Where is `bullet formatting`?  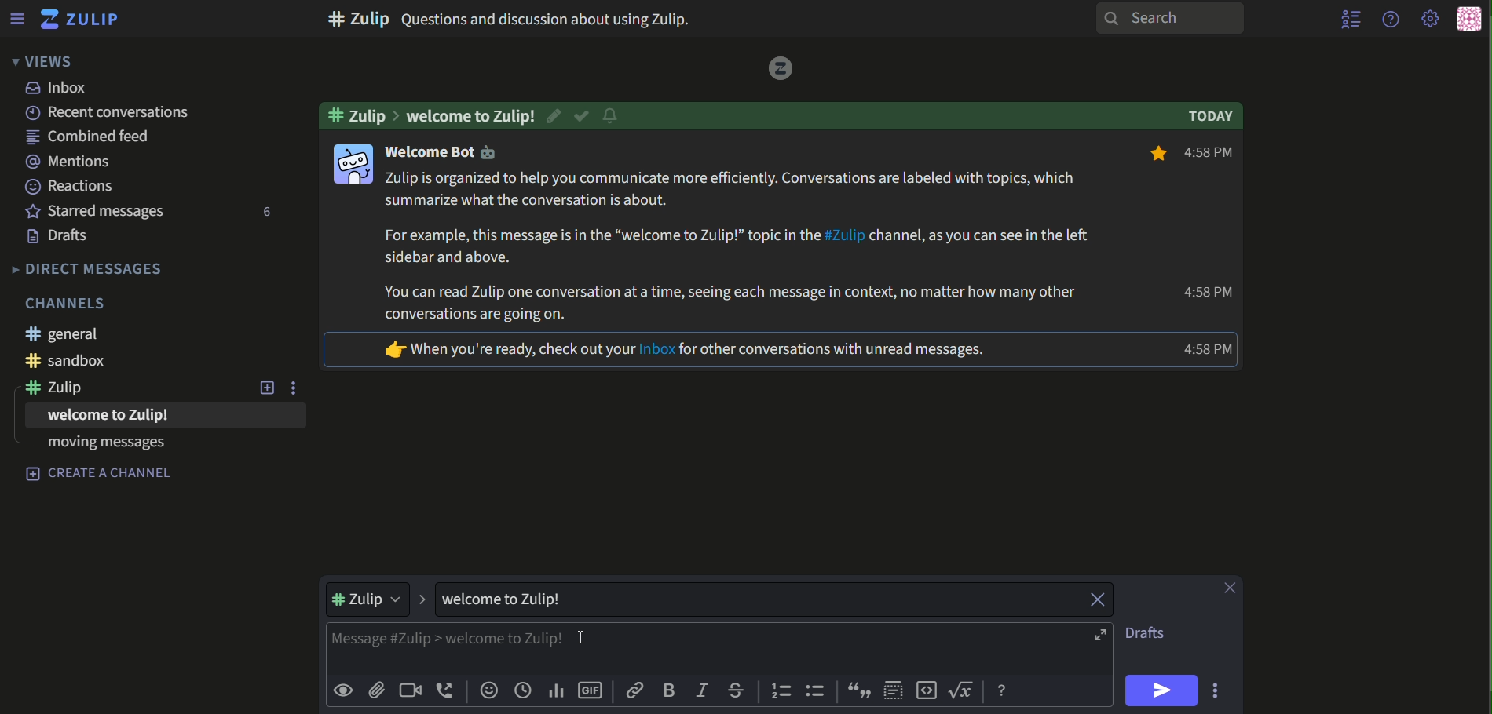
bullet formatting is located at coordinates (817, 692).